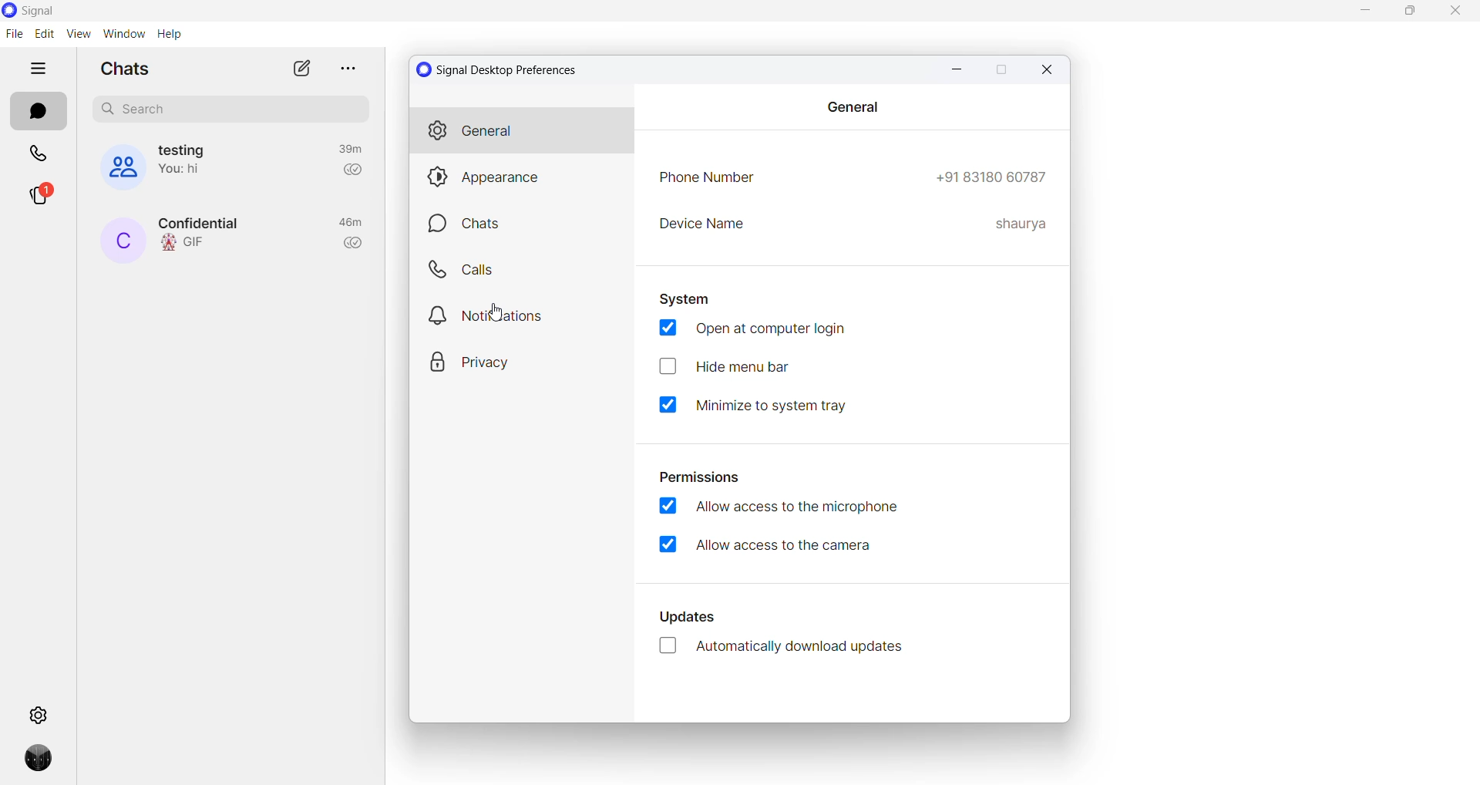 The height and width of the screenshot is (785, 1480). What do you see at coordinates (776, 507) in the screenshot?
I see `microphone access checkbox` at bounding box center [776, 507].